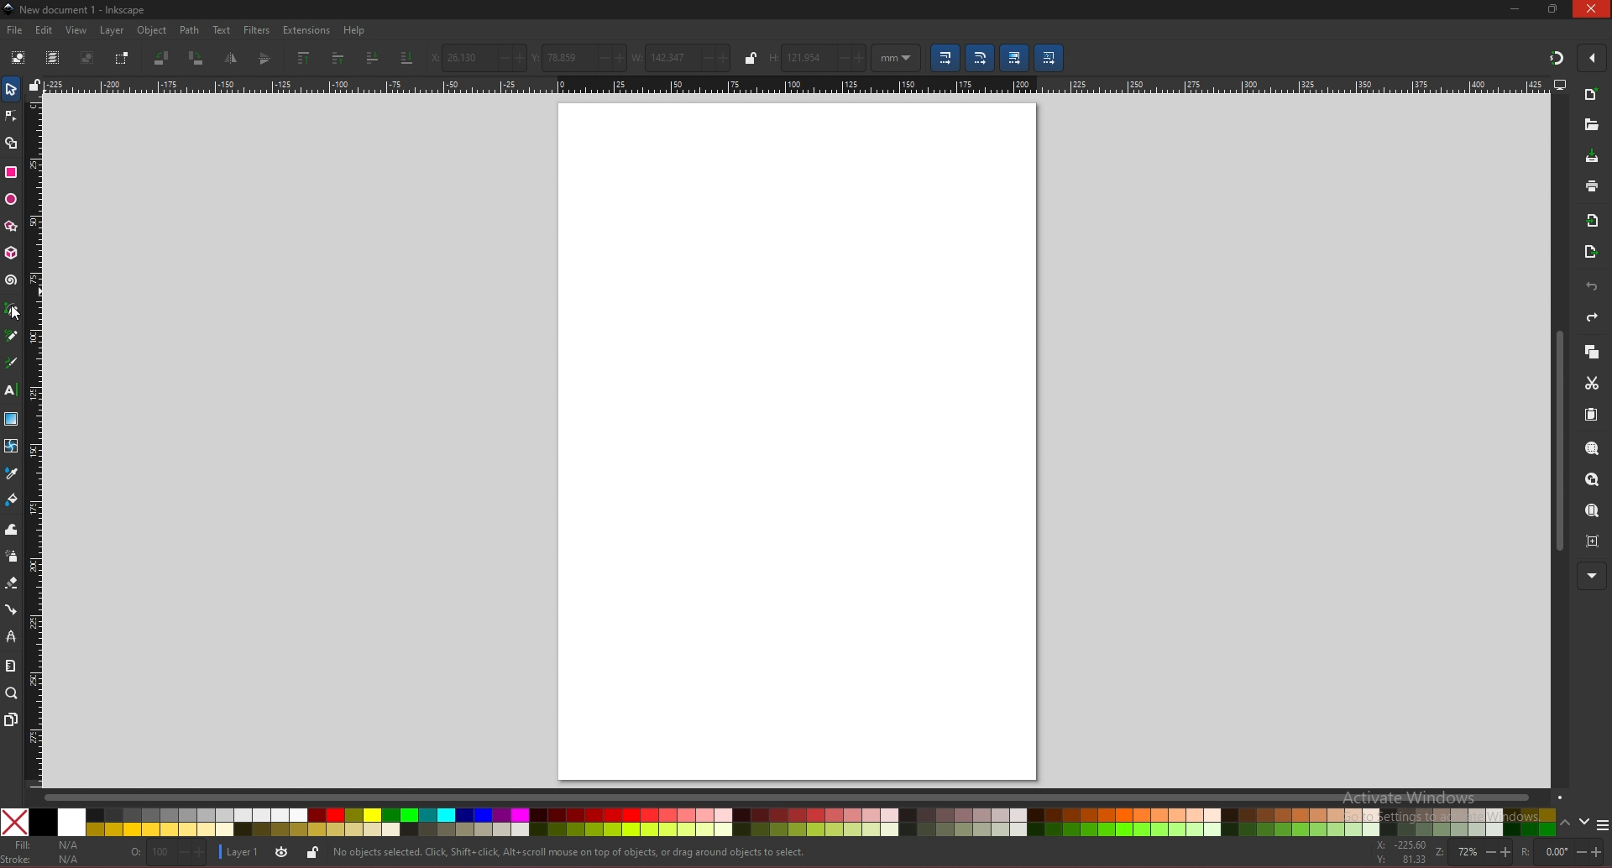 The width and height of the screenshot is (1612, 868). I want to click on layer, so click(112, 30).